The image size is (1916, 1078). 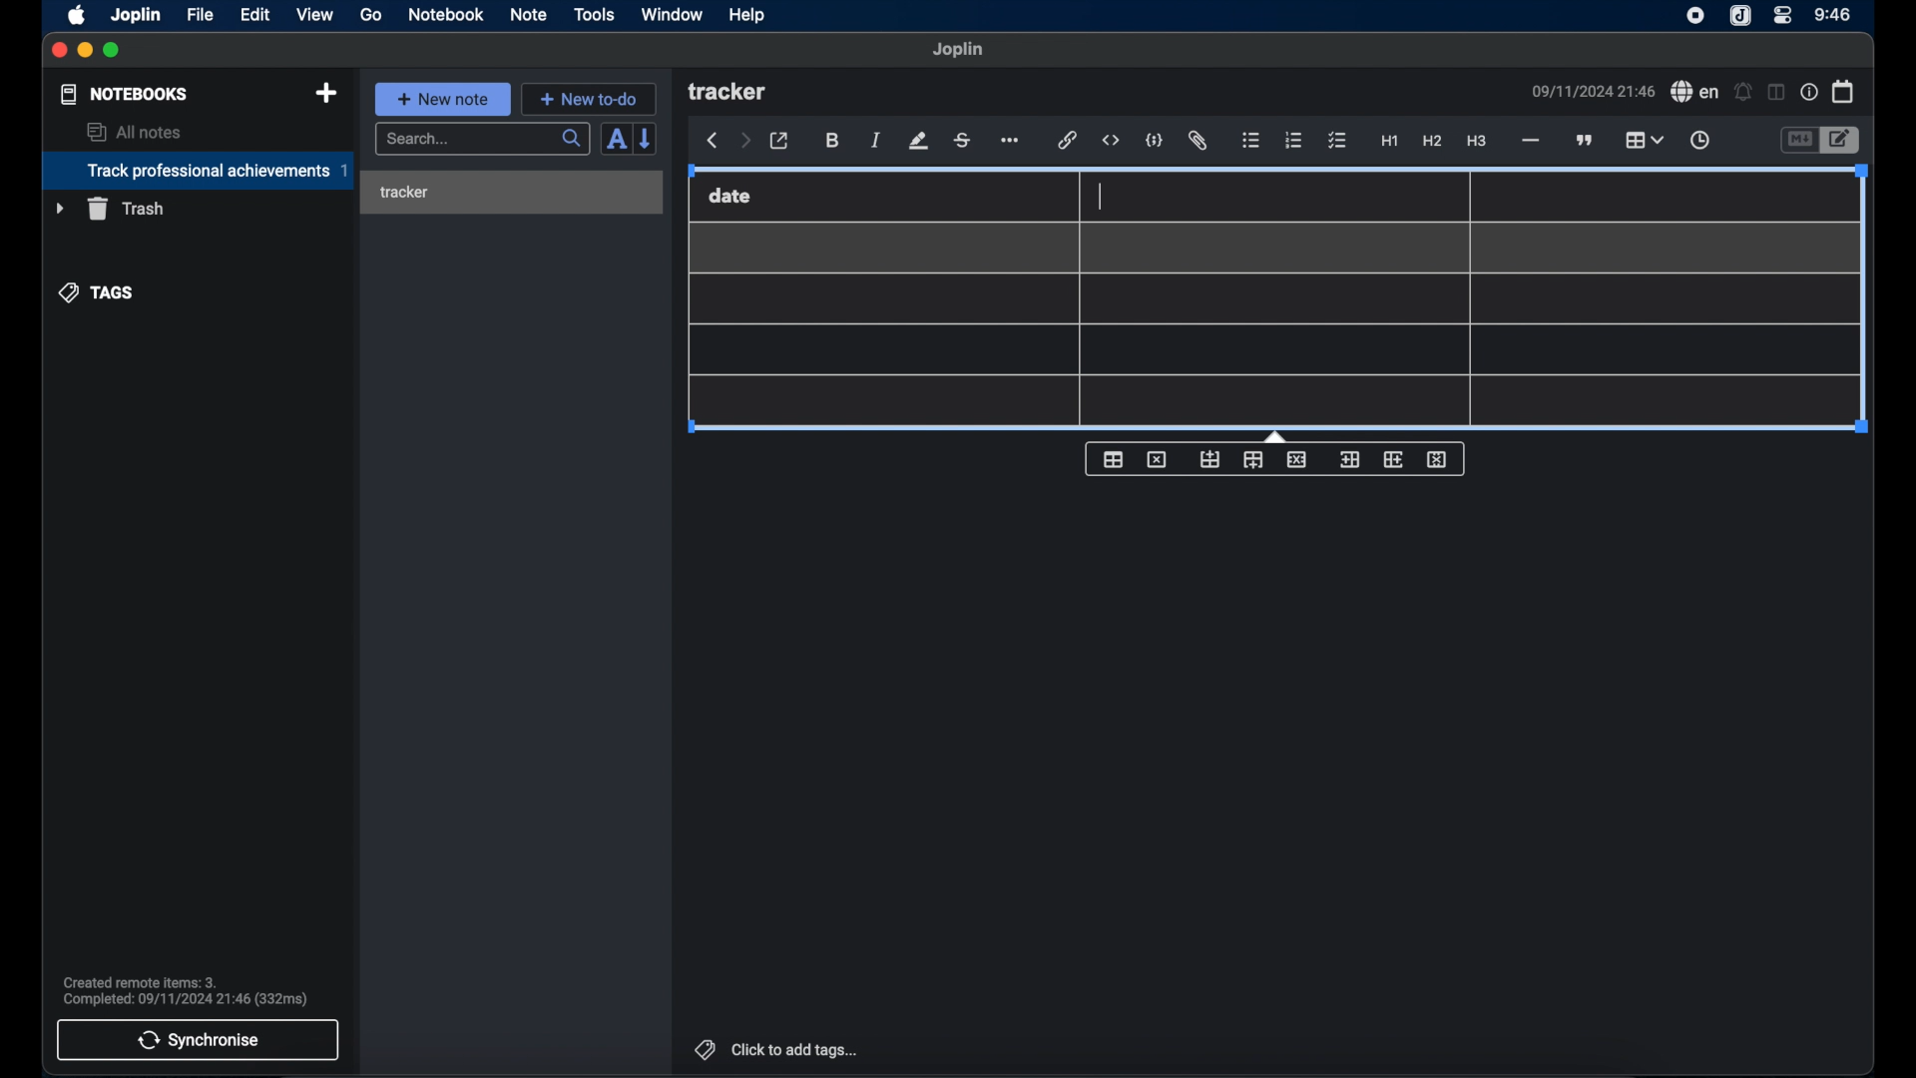 I want to click on toggle editor layout, so click(x=1774, y=93).